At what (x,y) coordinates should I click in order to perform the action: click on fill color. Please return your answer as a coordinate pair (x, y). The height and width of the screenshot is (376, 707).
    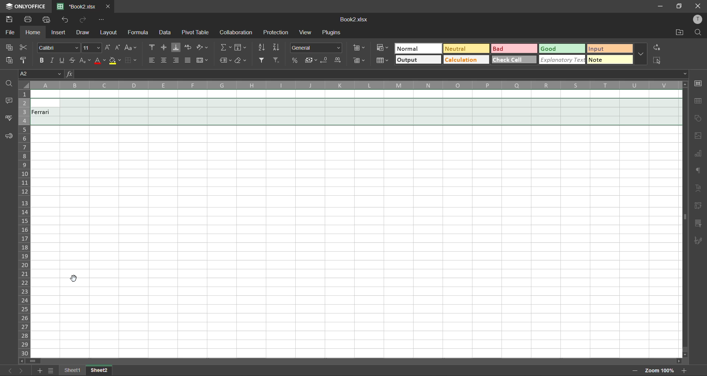
    Looking at the image, I should click on (115, 61).